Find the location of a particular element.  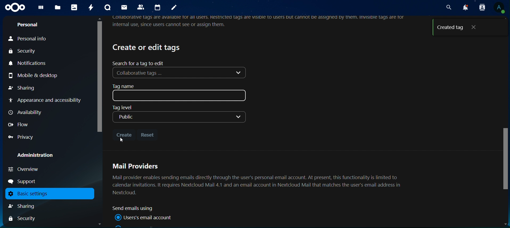

created tag is located at coordinates (460, 28).